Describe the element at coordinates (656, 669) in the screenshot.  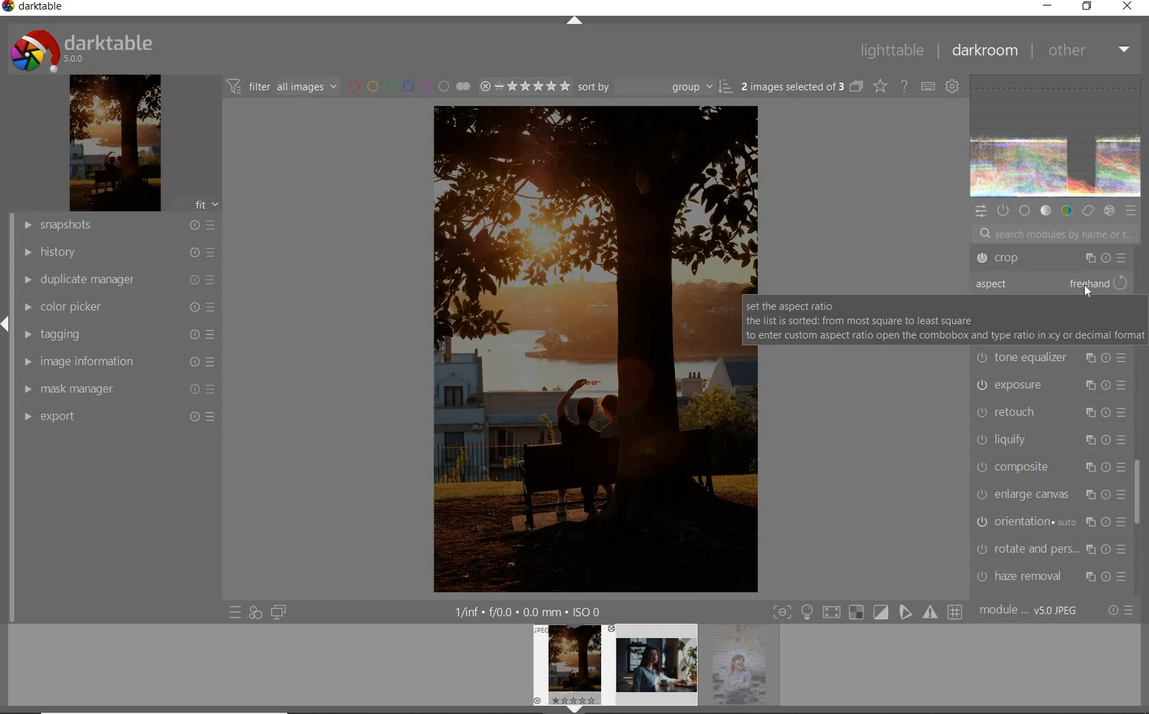
I see `image preview` at that location.